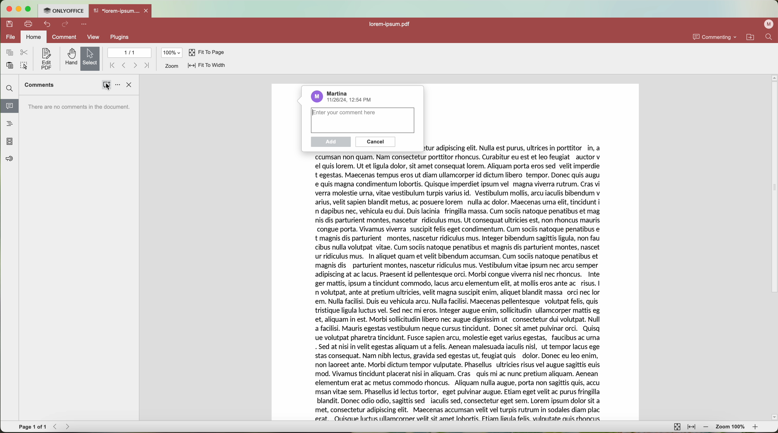 This screenshot has width=778, height=433. I want to click on page 1 of 1, so click(33, 426).